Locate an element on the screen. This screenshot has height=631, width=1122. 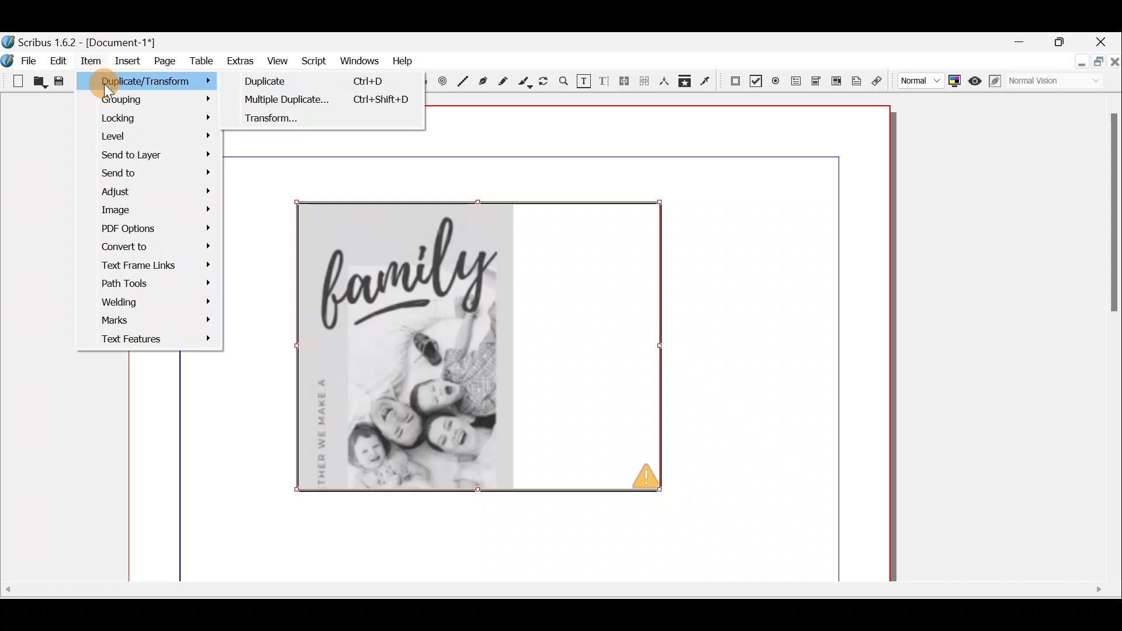
Freehand line is located at coordinates (505, 81).